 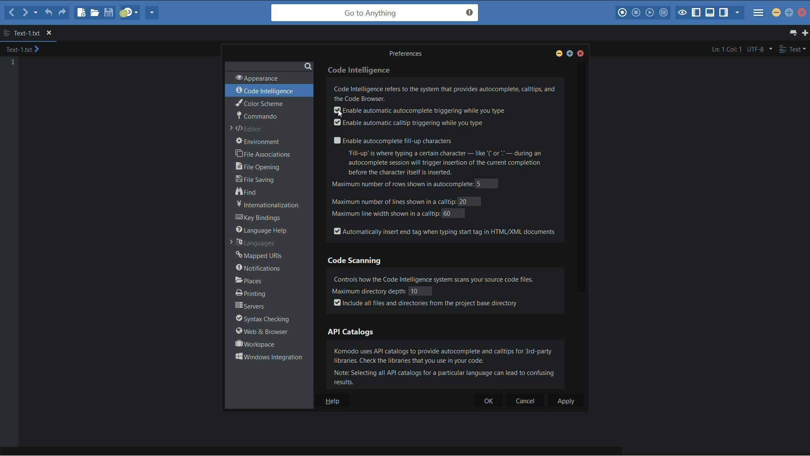 What do you see at coordinates (259, 142) in the screenshot?
I see `environment` at bounding box center [259, 142].